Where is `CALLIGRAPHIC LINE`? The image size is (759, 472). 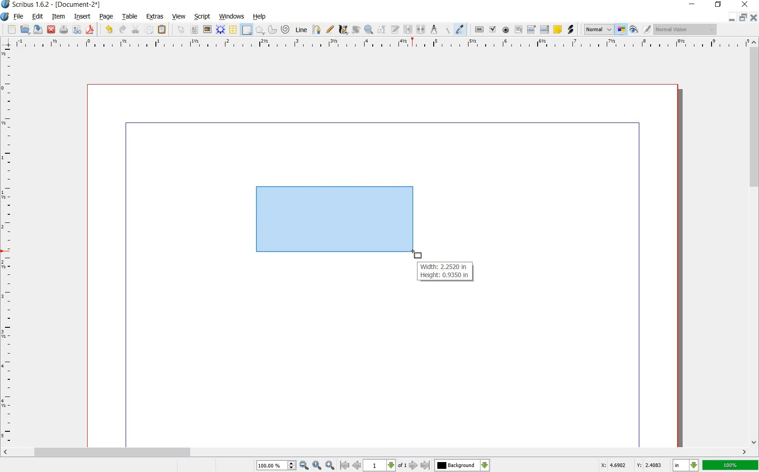
CALLIGRAPHIC LINE is located at coordinates (342, 29).